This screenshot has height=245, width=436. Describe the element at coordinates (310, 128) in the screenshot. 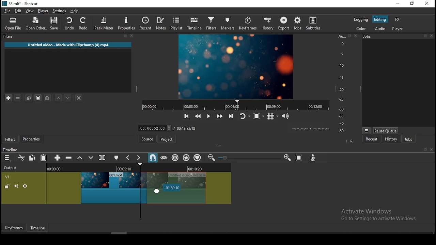

I see `time format` at that location.